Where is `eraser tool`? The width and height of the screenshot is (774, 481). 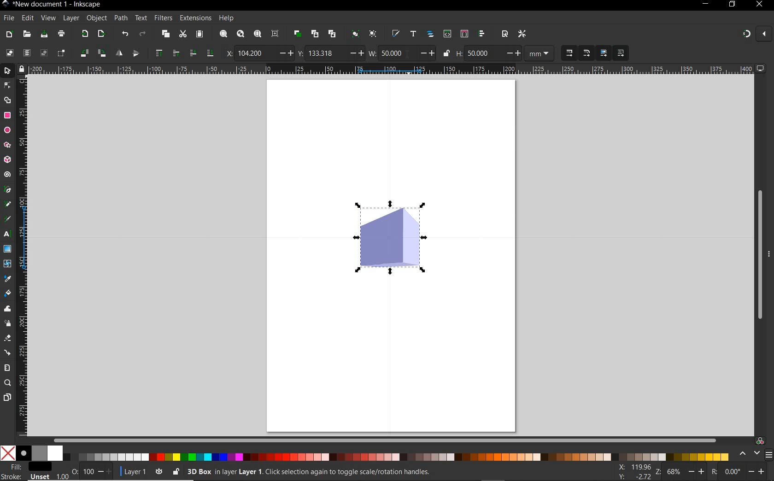
eraser tool is located at coordinates (8, 338).